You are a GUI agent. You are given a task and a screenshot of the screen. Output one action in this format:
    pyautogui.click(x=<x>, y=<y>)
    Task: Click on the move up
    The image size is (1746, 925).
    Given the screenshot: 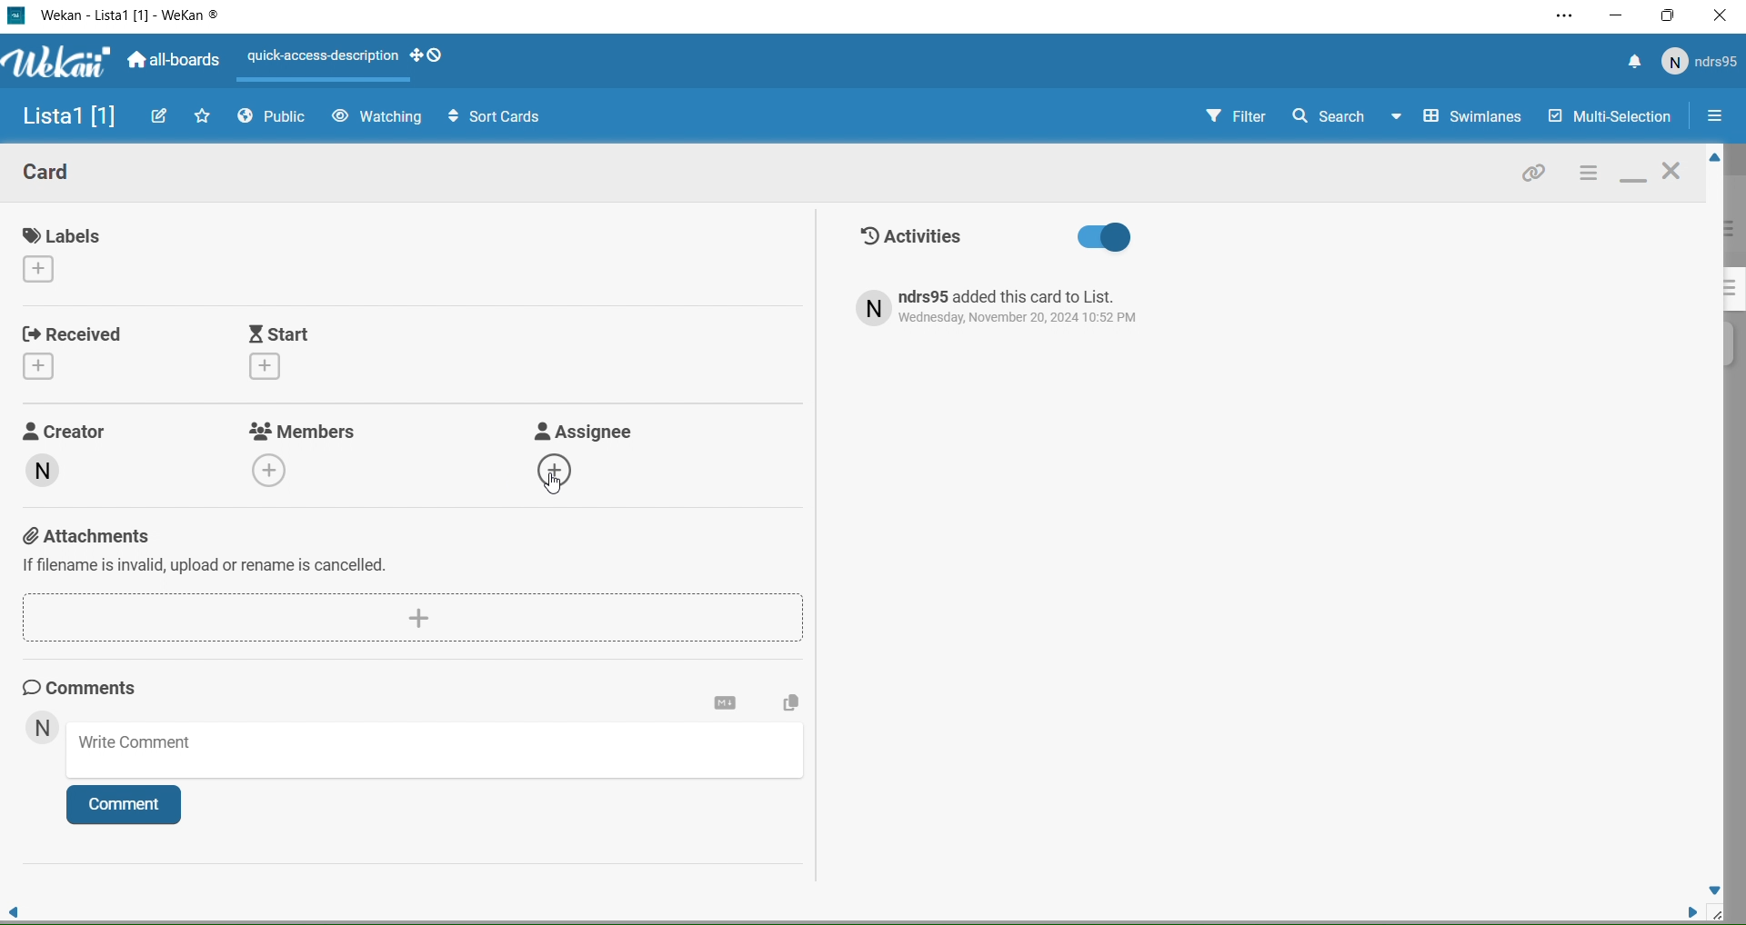 What is the action you would take?
    pyautogui.click(x=1711, y=159)
    